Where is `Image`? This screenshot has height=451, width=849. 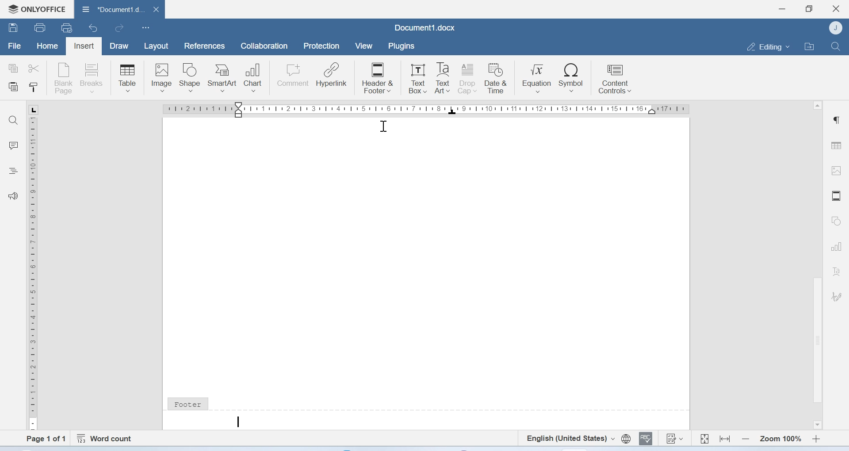
Image is located at coordinates (161, 77).